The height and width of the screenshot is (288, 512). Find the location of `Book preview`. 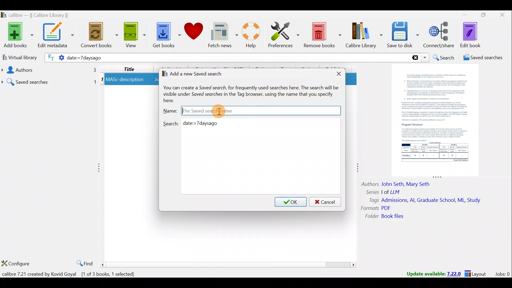

Book preview is located at coordinates (437, 118).